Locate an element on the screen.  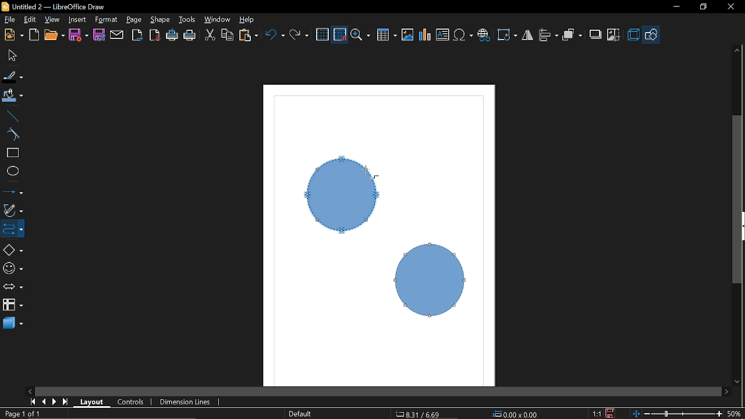
Vertcal scrollbar is located at coordinates (738, 201).